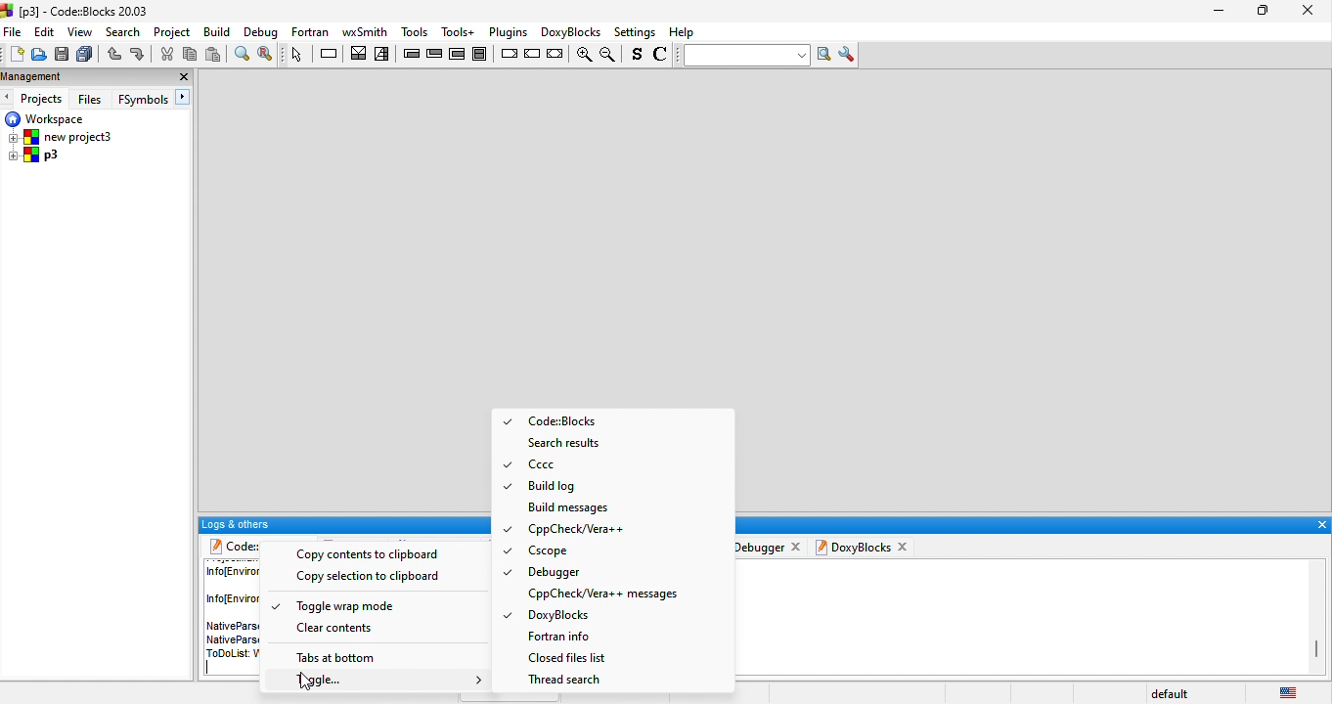 The height and width of the screenshot is (704, 1332). What do you see at coordinates (555, 486) in the screenshot?
I see `build log` at bounding box center [555, 486].